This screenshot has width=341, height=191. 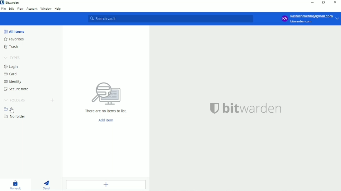 What do you see at coordinates (14, 100) in the screenshot?
I see `Folders` at bounding box center [14, 100].